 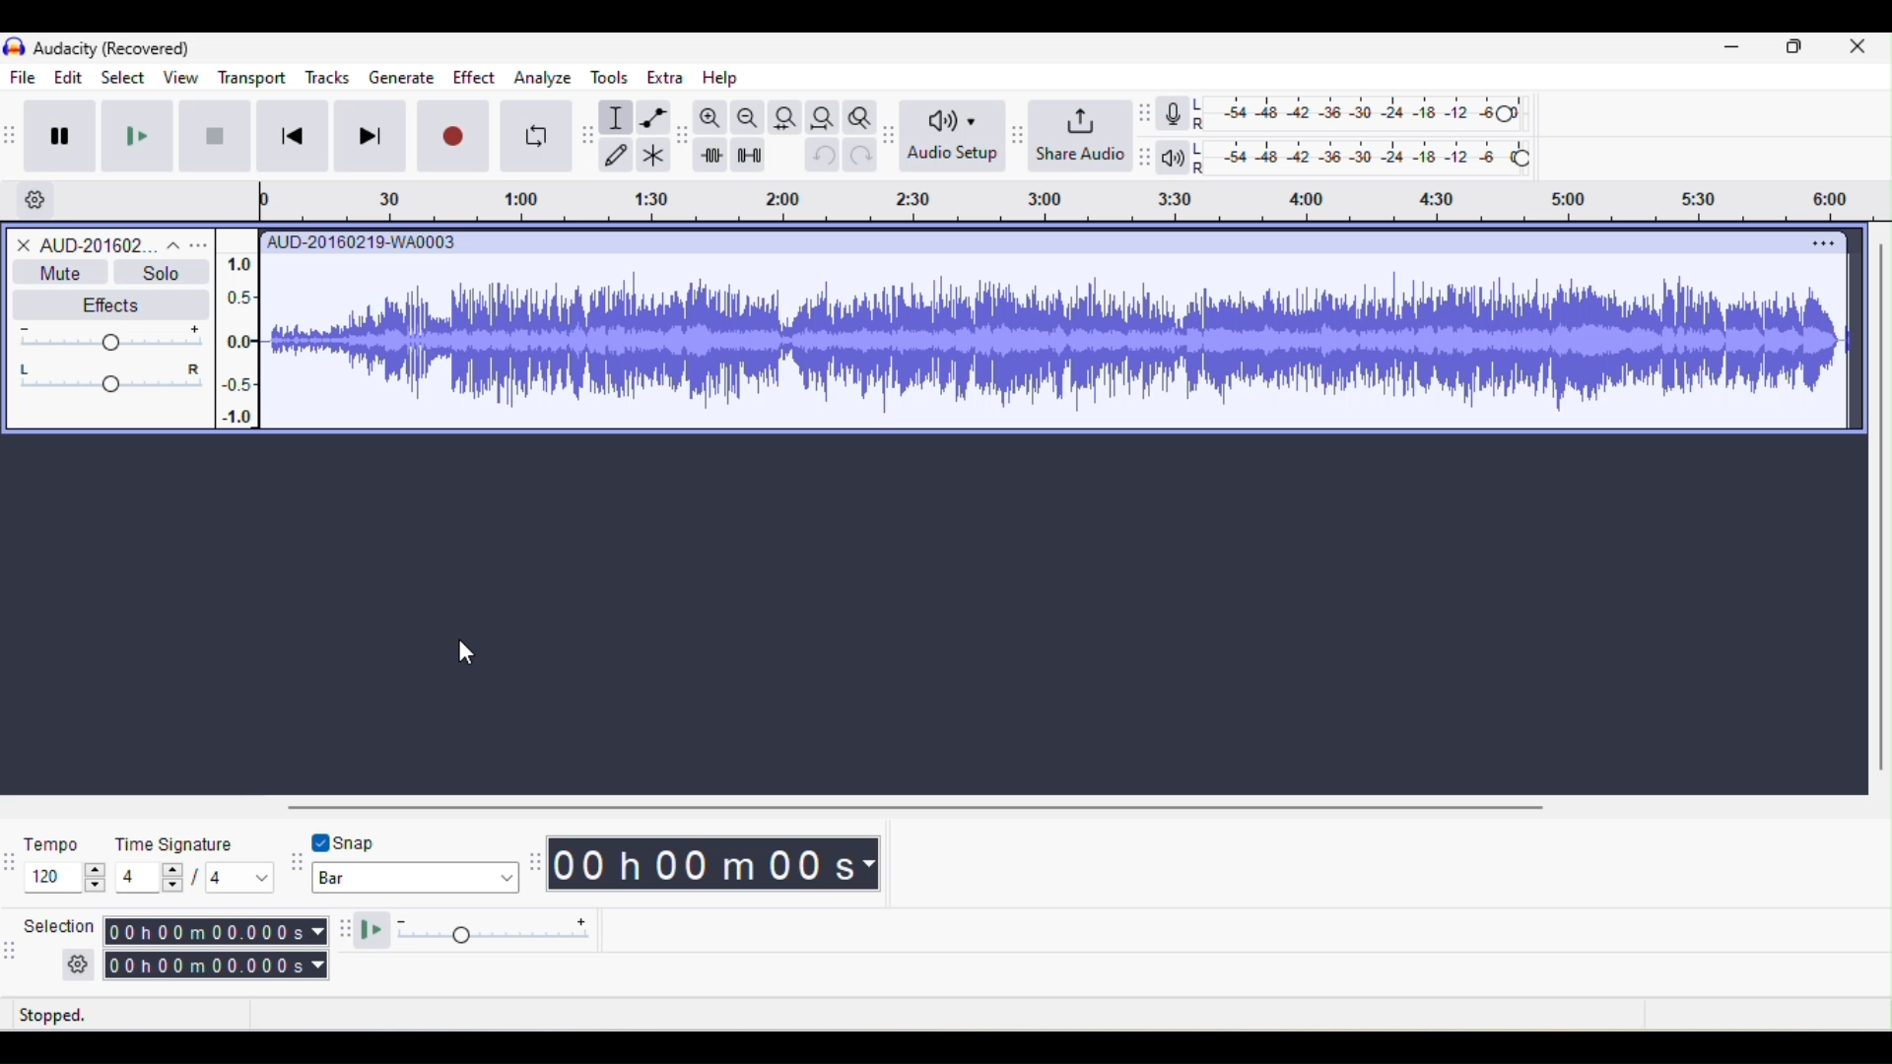 What do you see at coordinates (456, 653) in the screenshot?
I see `cursor` at bounding box center [456, 653].